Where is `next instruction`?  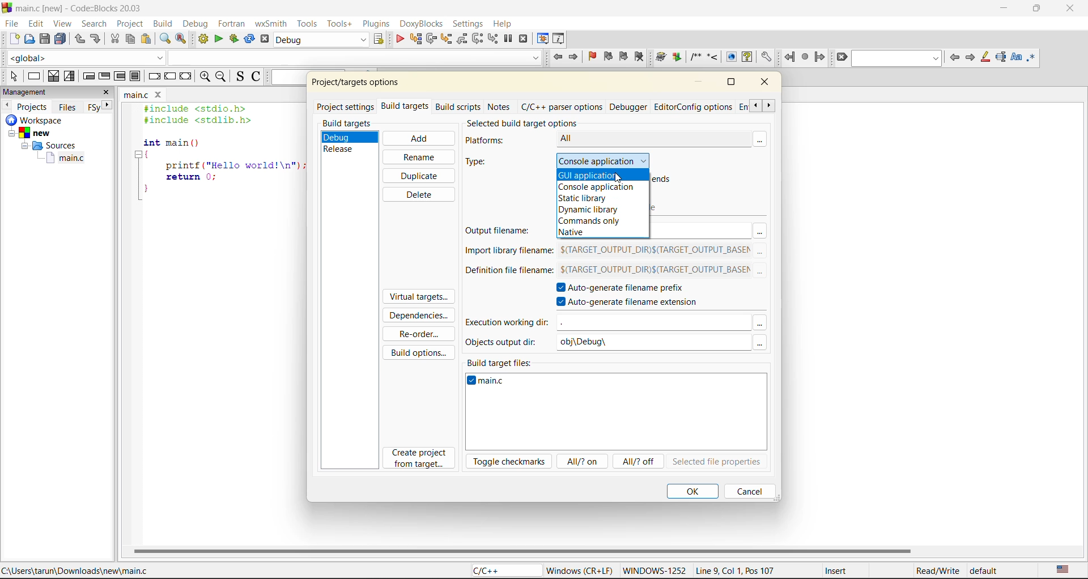 next instruction is located at coordinates (478, 39).